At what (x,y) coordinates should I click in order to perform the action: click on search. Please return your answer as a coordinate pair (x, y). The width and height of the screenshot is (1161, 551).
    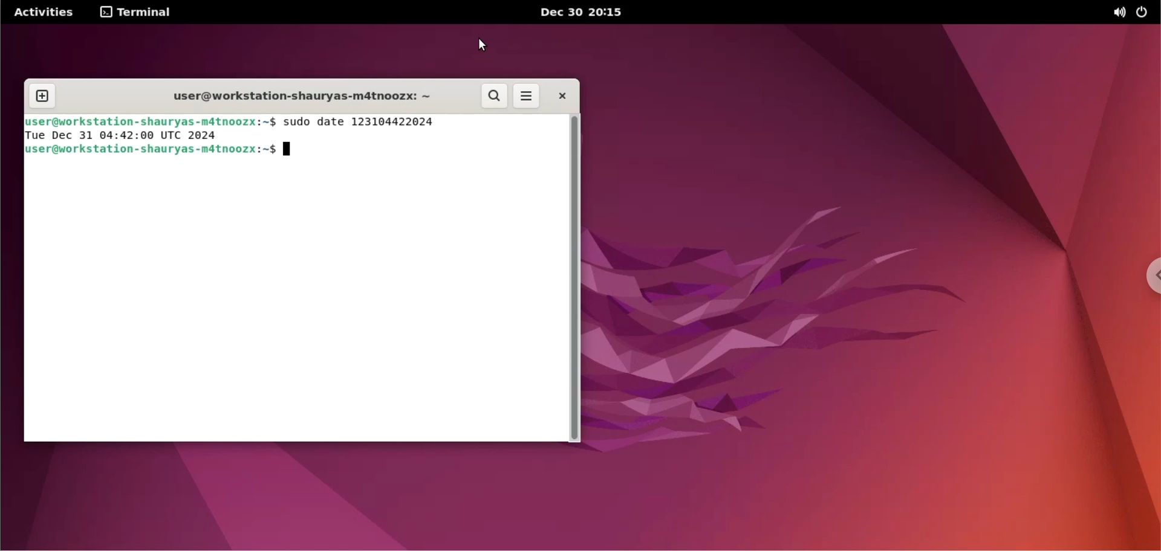
    Looking at the image, I should click on (495, 94).